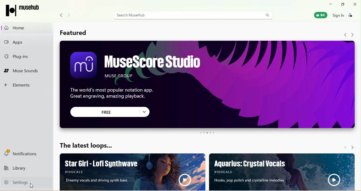 The width and height of the screenshot is (361, 191). Describe the element at coordinates (354, 5) in the screenshot. I see `Close` at that location.